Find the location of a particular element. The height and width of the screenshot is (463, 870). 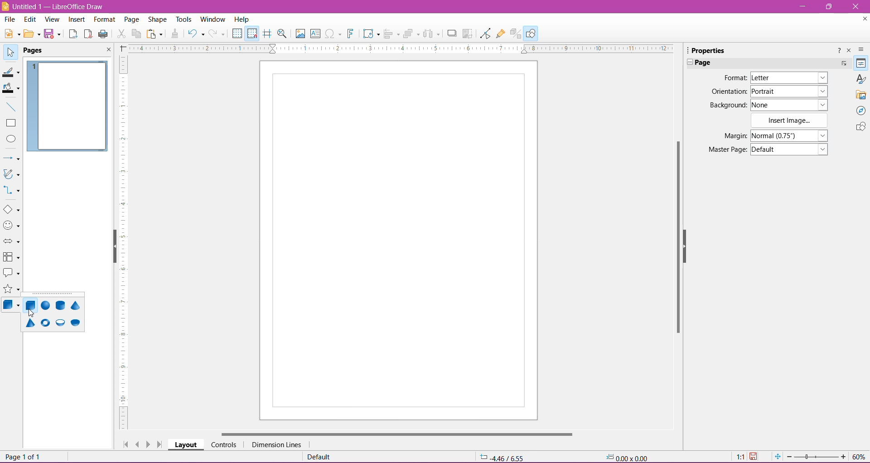

Styles is located at coordinates (860, 79).